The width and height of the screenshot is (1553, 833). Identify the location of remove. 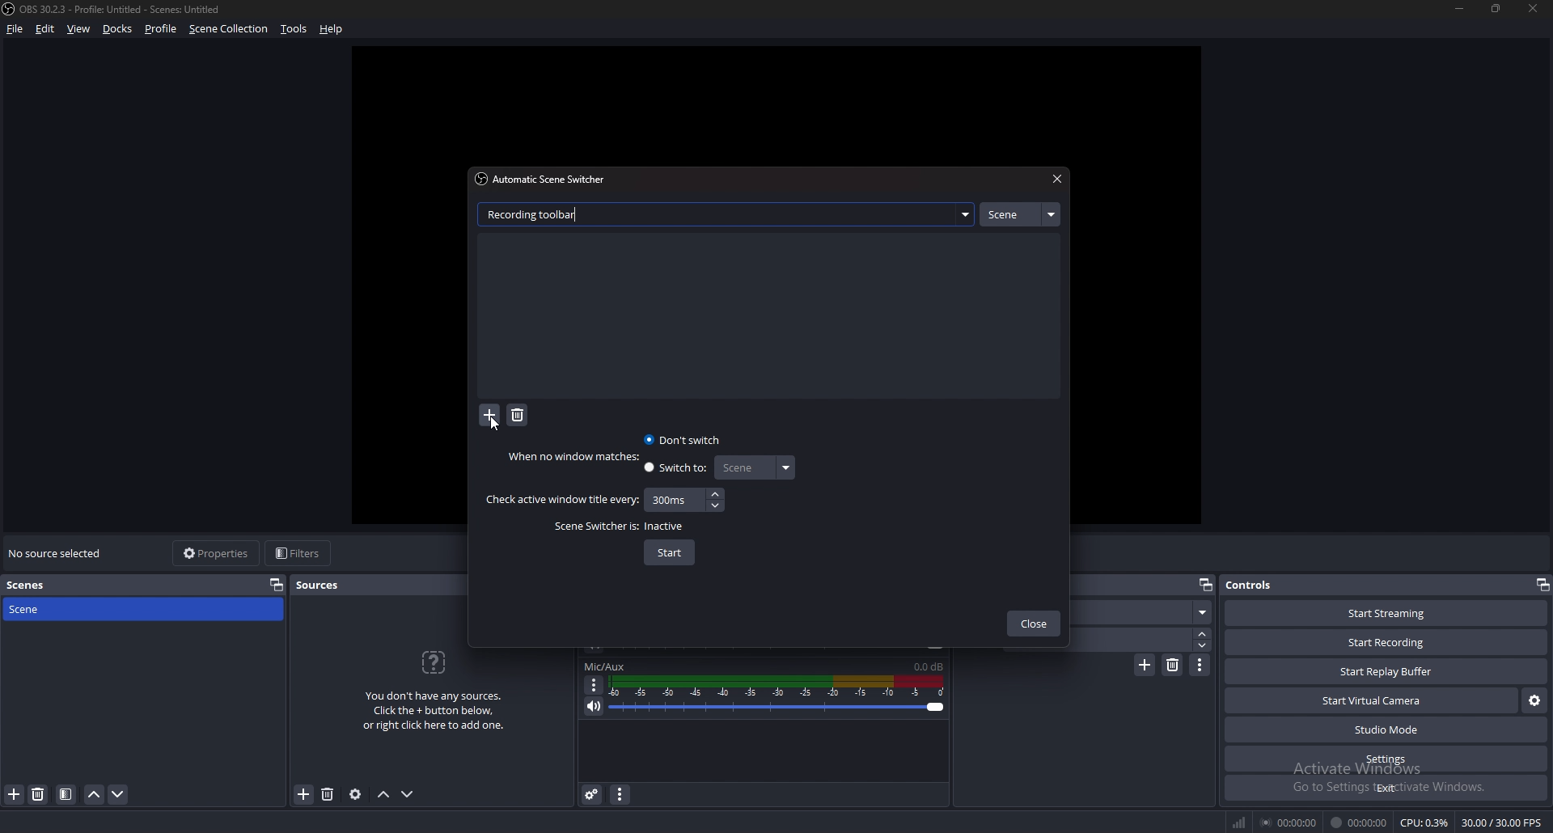
(518, 416).